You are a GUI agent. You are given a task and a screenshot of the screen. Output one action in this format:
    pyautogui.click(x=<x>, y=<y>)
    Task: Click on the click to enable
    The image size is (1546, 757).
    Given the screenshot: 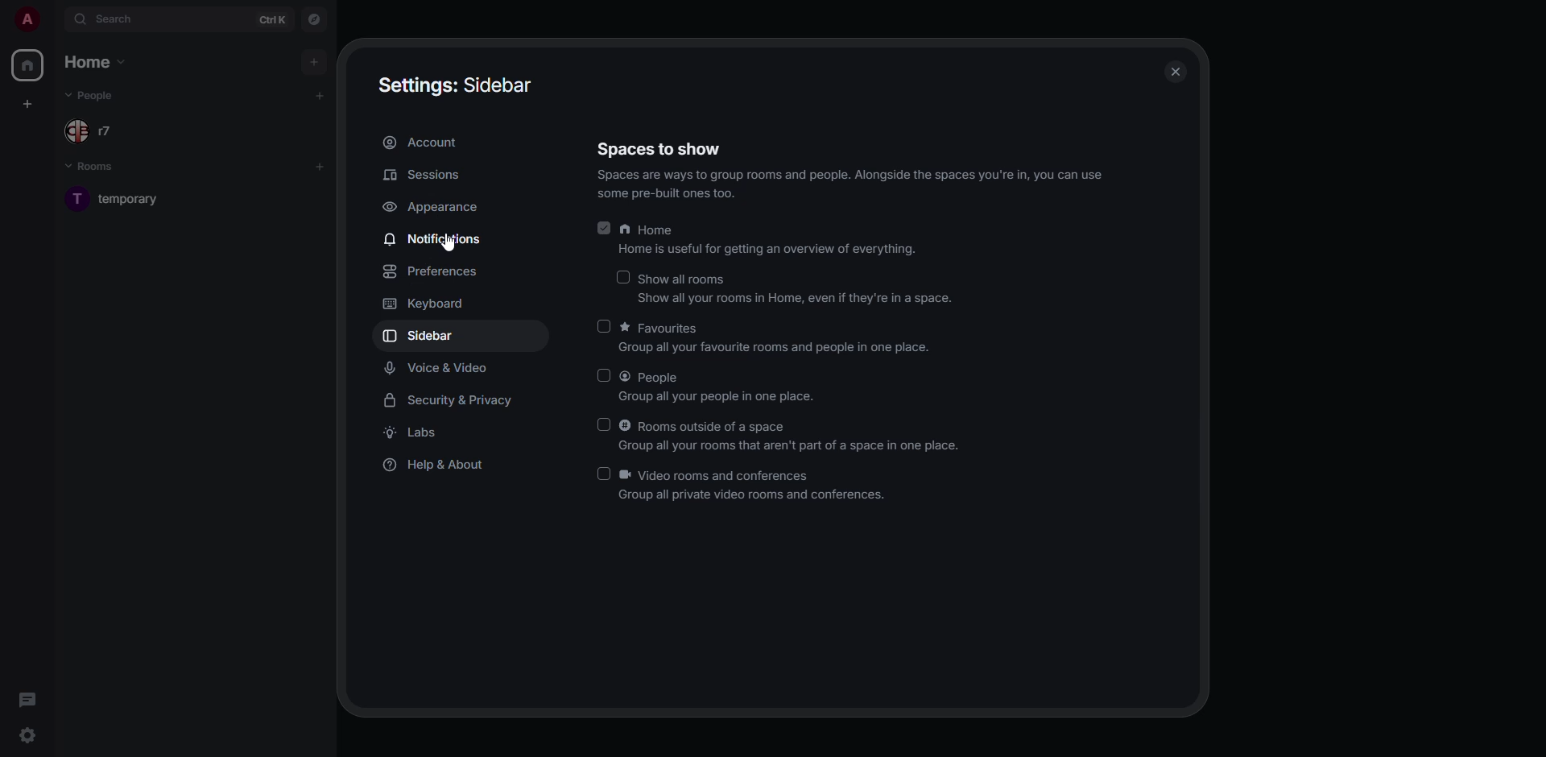 What is the action you would take?
    pyautogui.click(x=602, y=422)
    